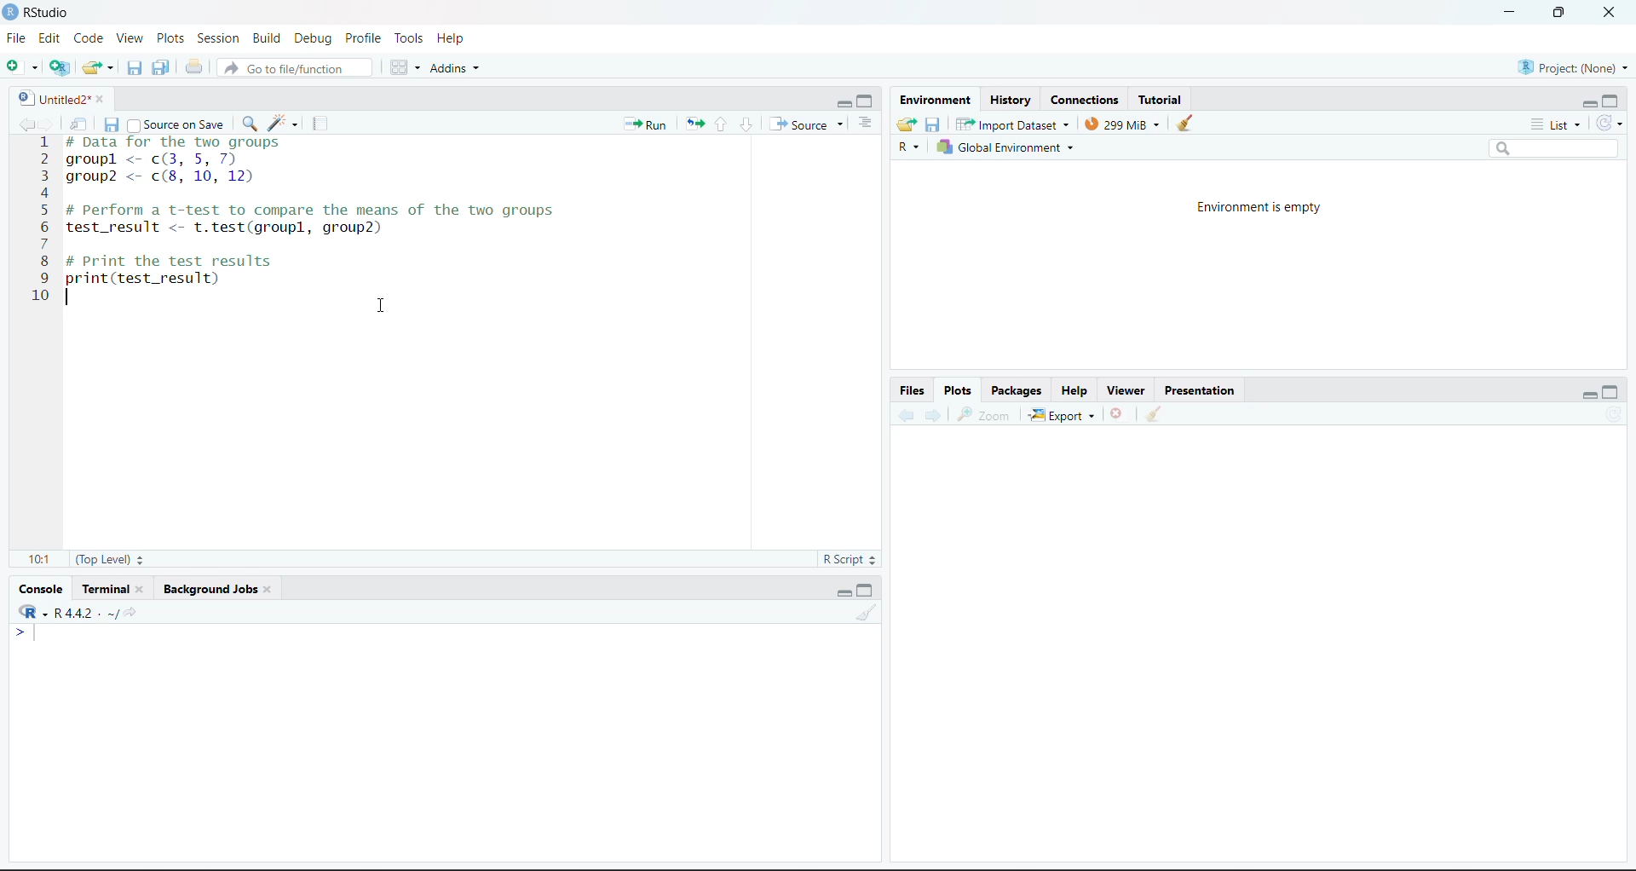  Describe the element at coordinates (49, 38) in the screenshot. I see `Edit` at that location.